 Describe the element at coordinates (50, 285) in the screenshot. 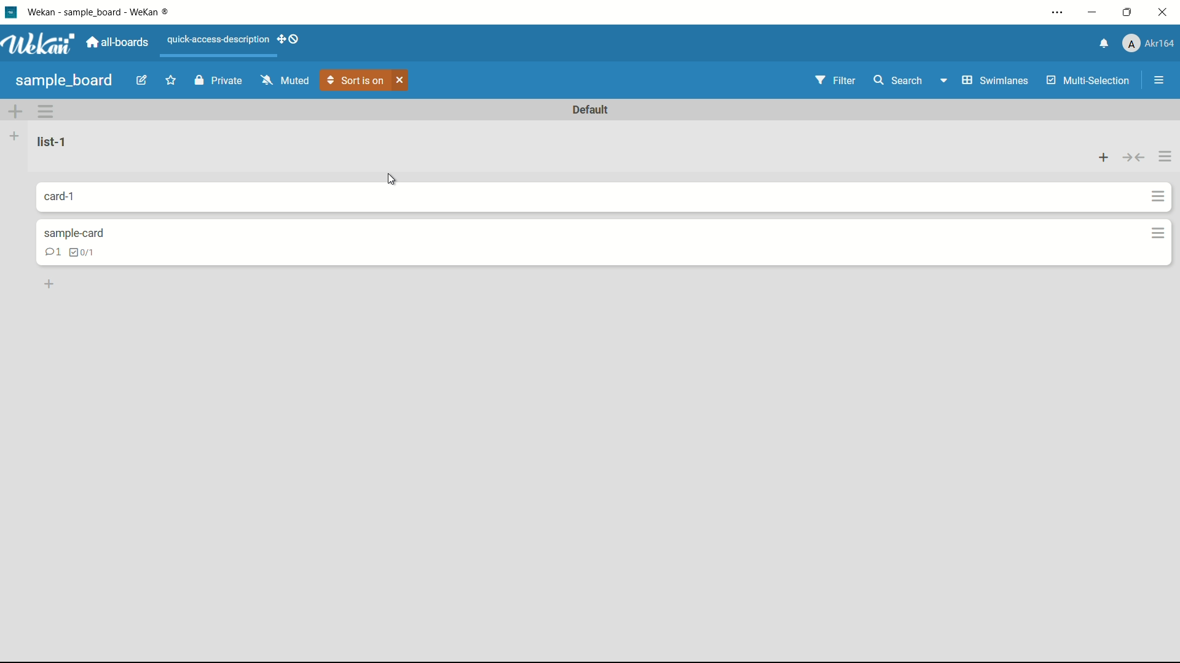

I see `add card` at that location.